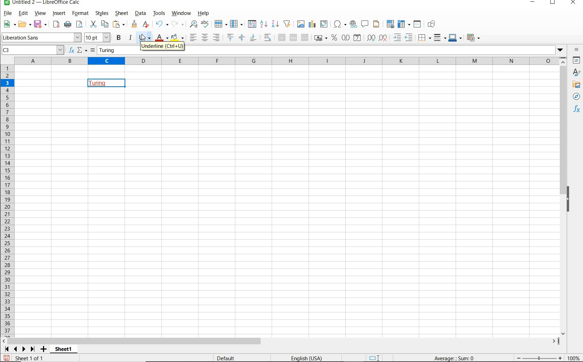 Image resolution: width=583 pixels, height=362 pixels. What do you see at coordinates (236, 24) in the screenshot?
I see `COLUMN` at bounding box center [236, 24].